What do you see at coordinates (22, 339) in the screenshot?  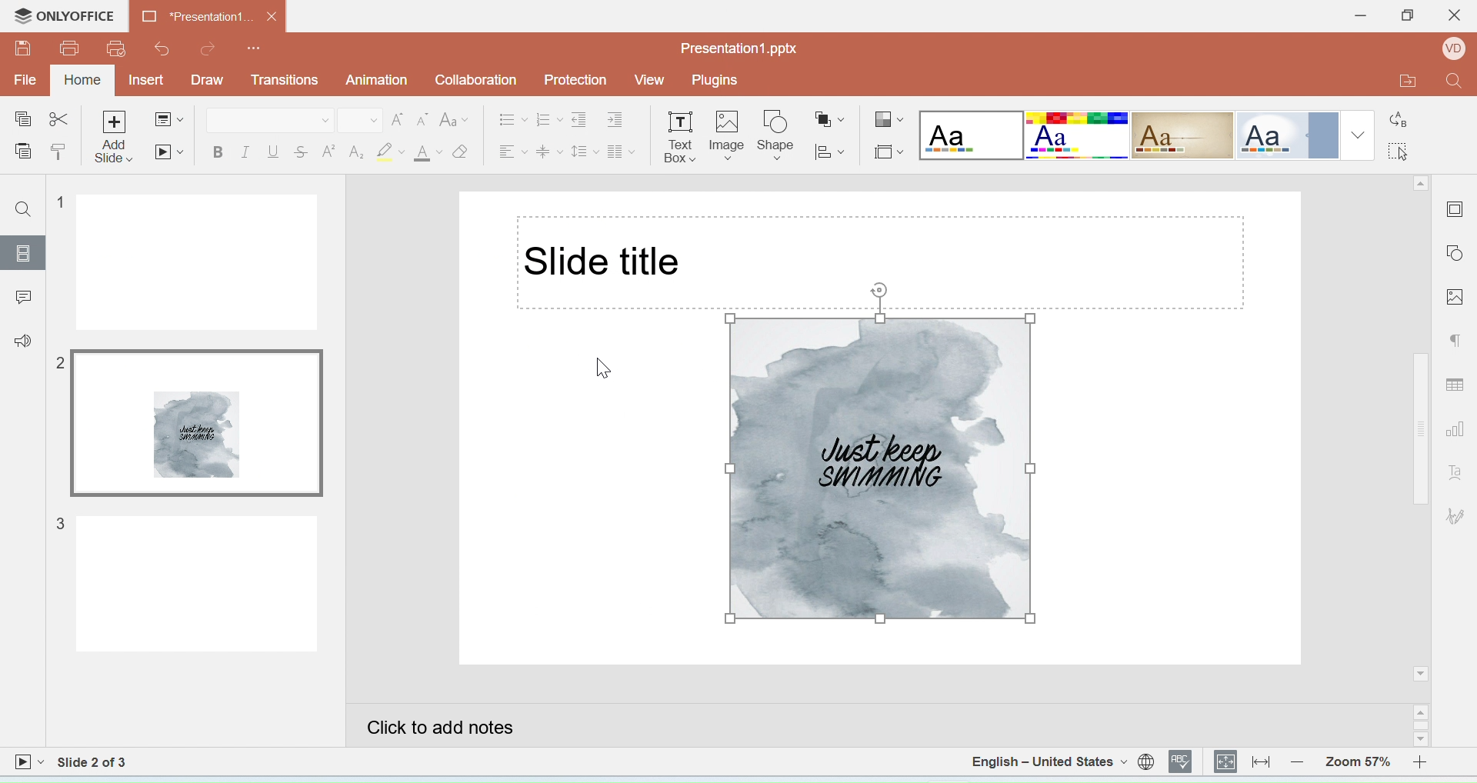 I see `Feedback & support` at bounding box center [22, 339].